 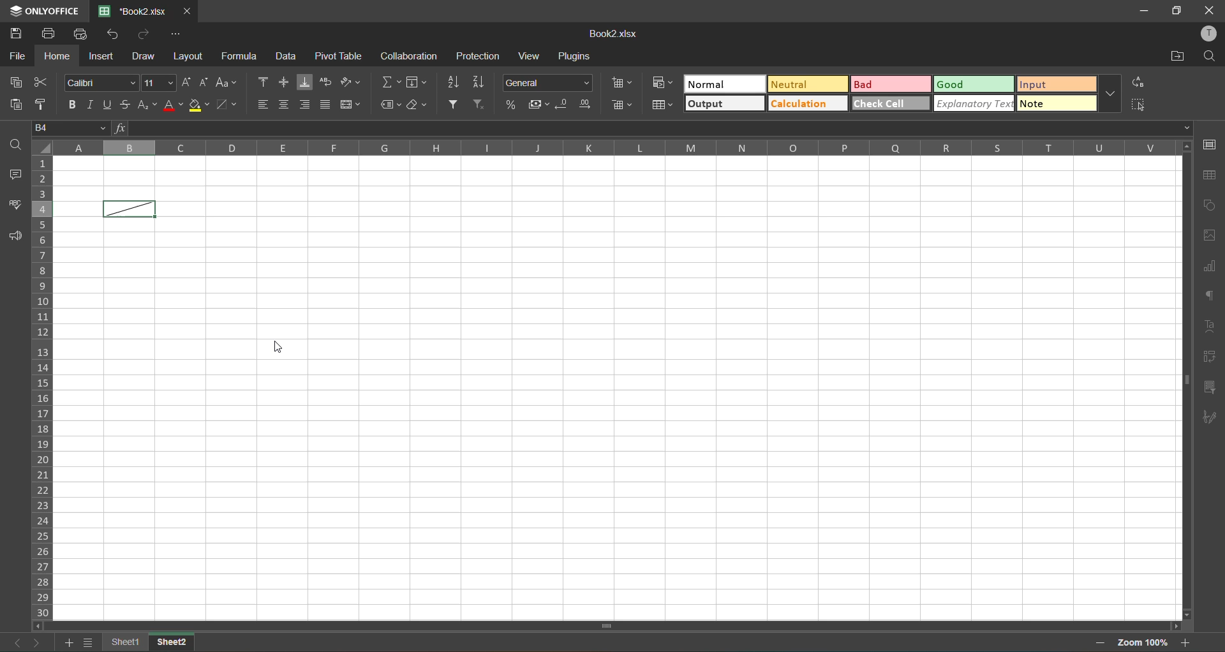 What do you see at coordinates (286, 57) in the screenshot?
I see `data` at bounding box center [286, 57].